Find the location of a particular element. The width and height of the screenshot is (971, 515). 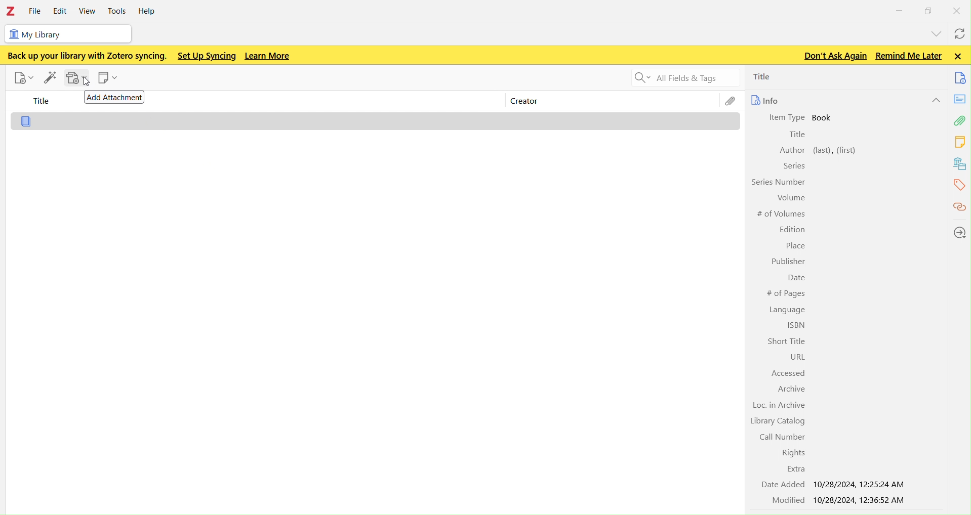

Modified is located at coordinates (780, 500).